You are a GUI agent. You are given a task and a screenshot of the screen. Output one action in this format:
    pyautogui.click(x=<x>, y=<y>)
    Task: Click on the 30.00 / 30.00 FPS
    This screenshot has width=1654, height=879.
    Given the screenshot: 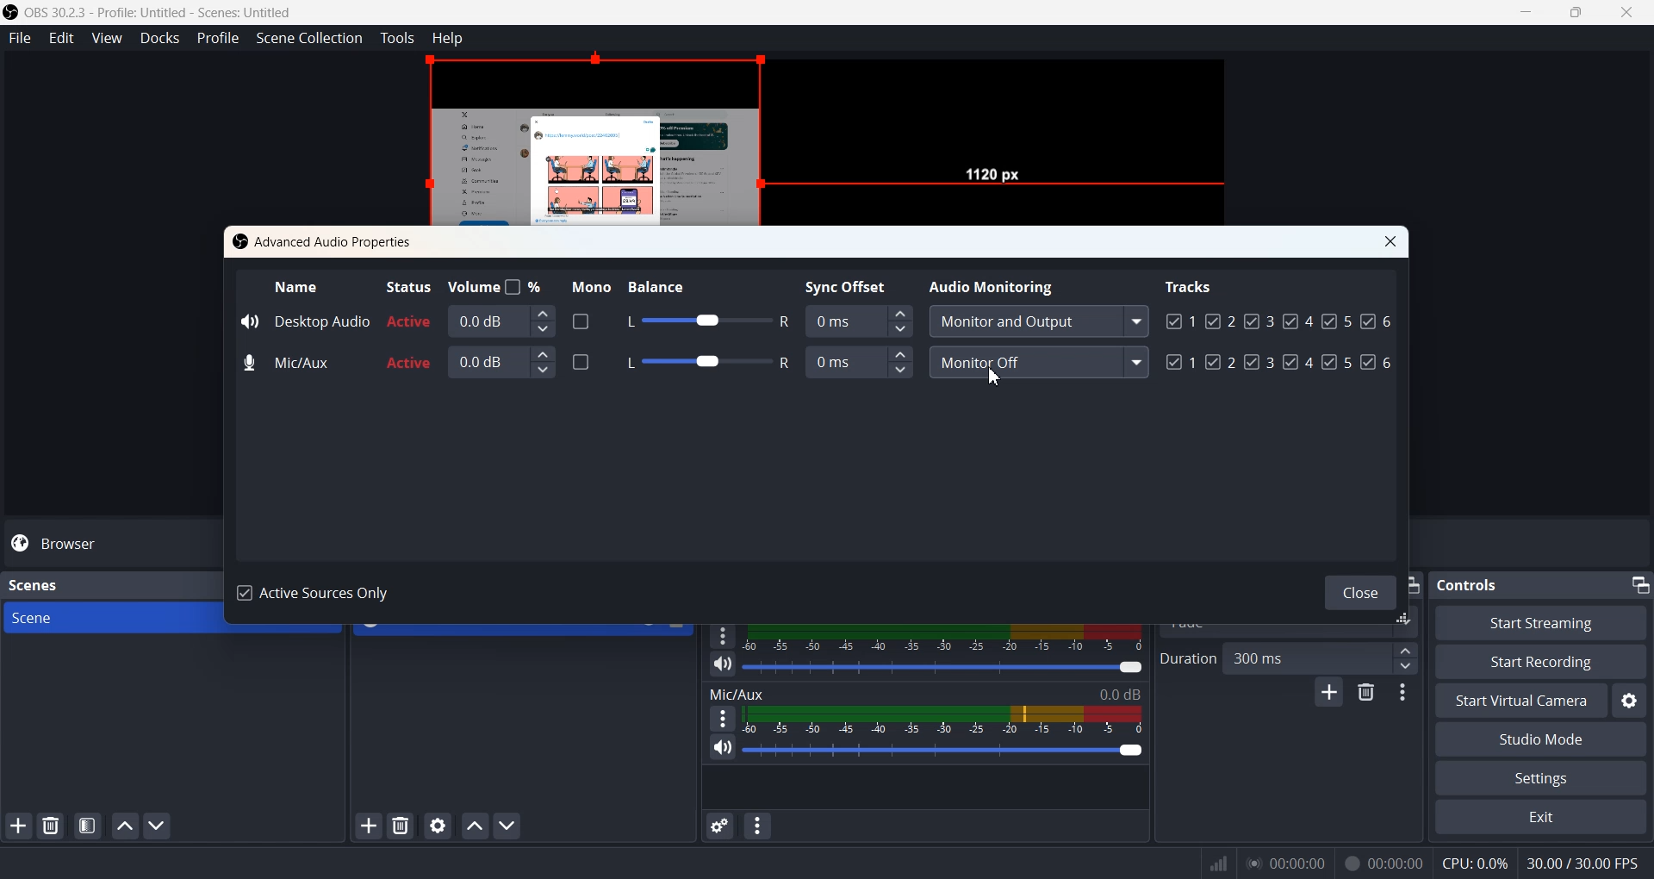 What is the action you would take?
    pyautogui.click(x=1587, y=863)
    